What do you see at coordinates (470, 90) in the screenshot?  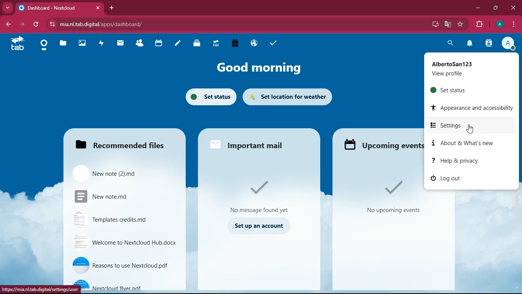 I see `set status` at bounding box center [470, 90].